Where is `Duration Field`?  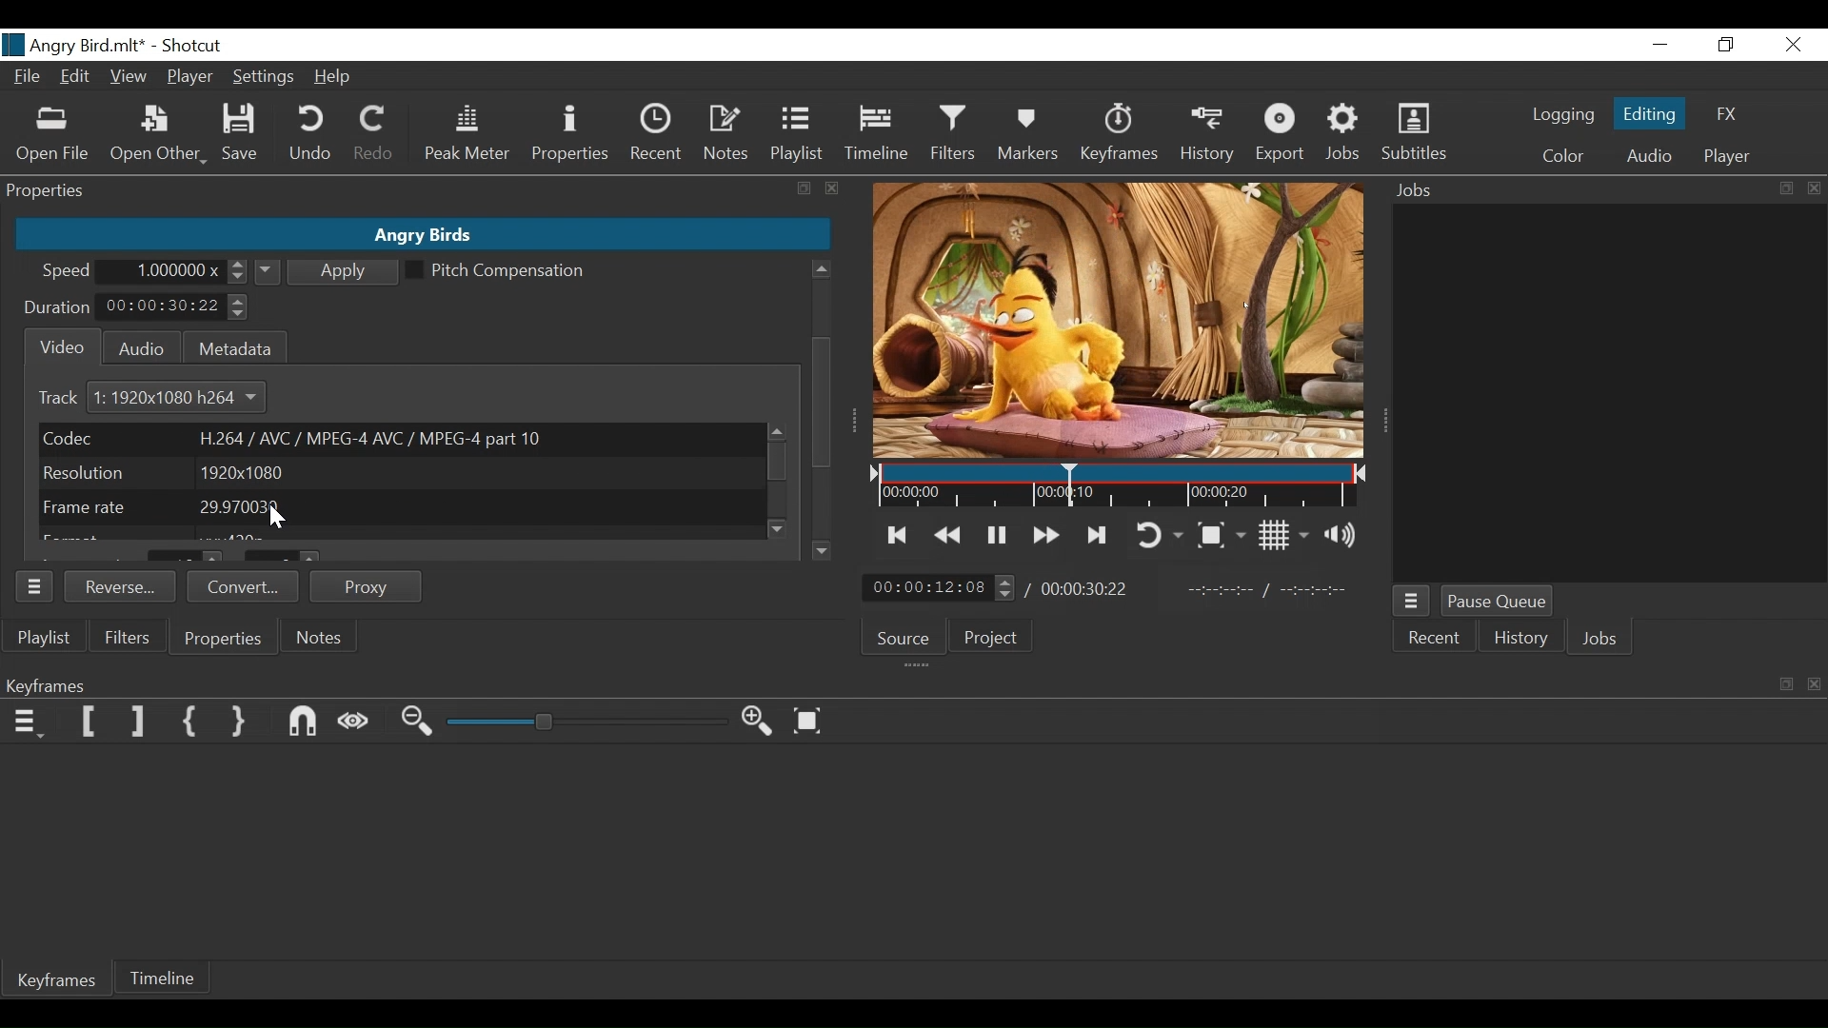 Duration Field is located at coordinates (174, 306).